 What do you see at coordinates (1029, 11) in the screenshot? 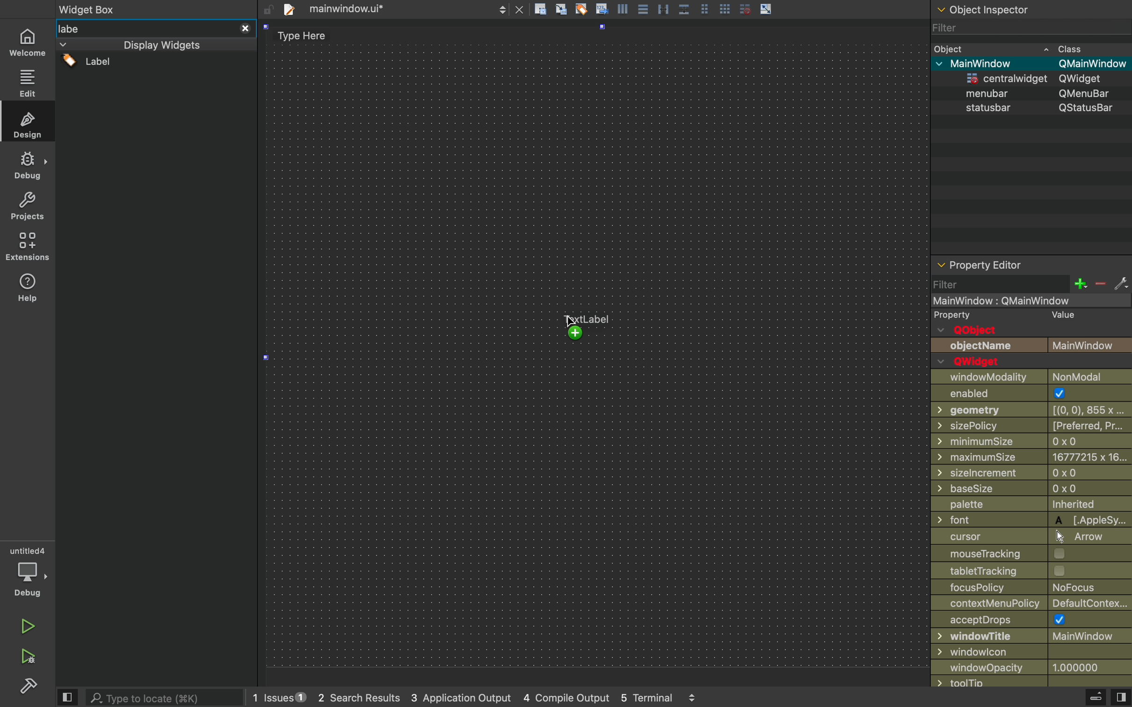
I see `object section` at bounding box center [1029, 11].